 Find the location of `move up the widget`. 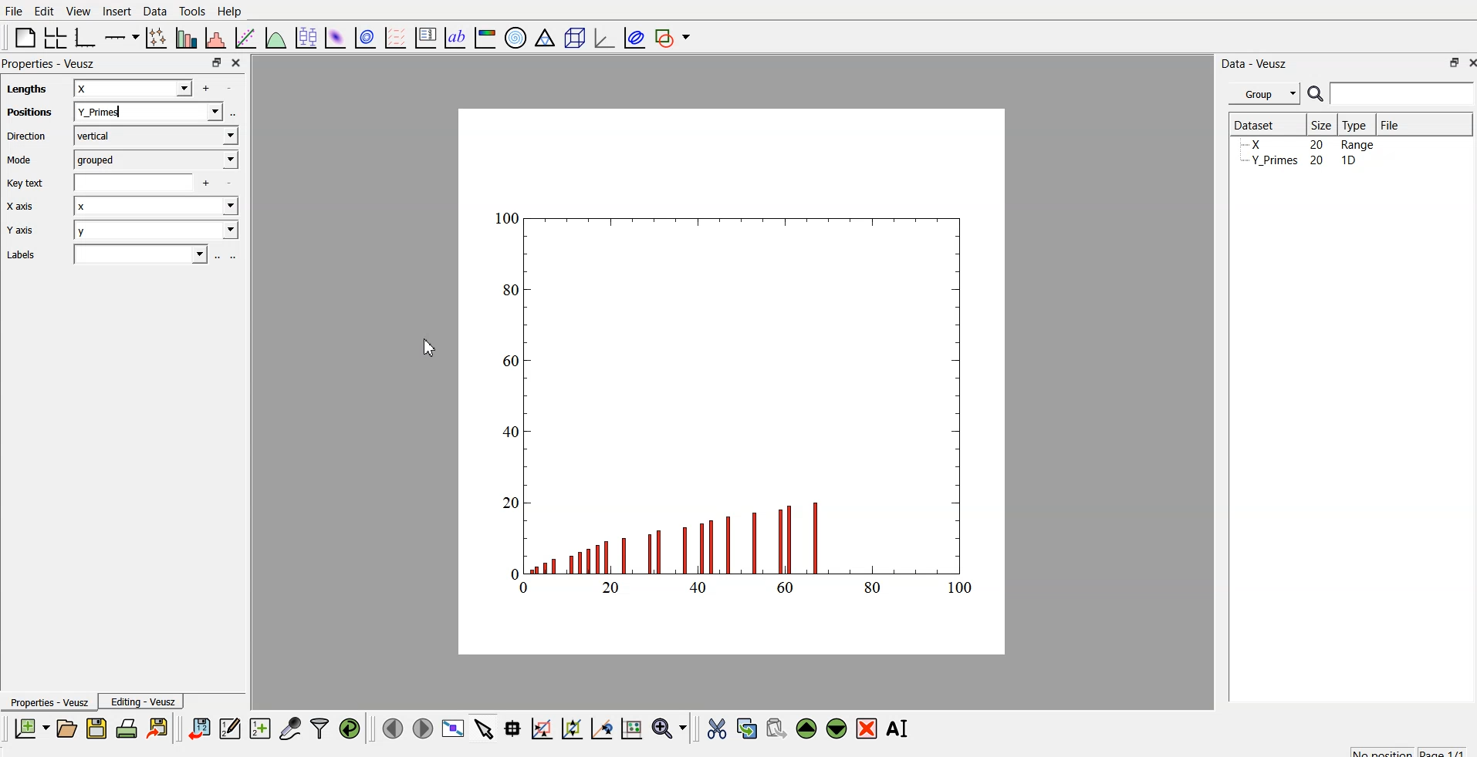

move up the widget is located at coordinates (805, 728).